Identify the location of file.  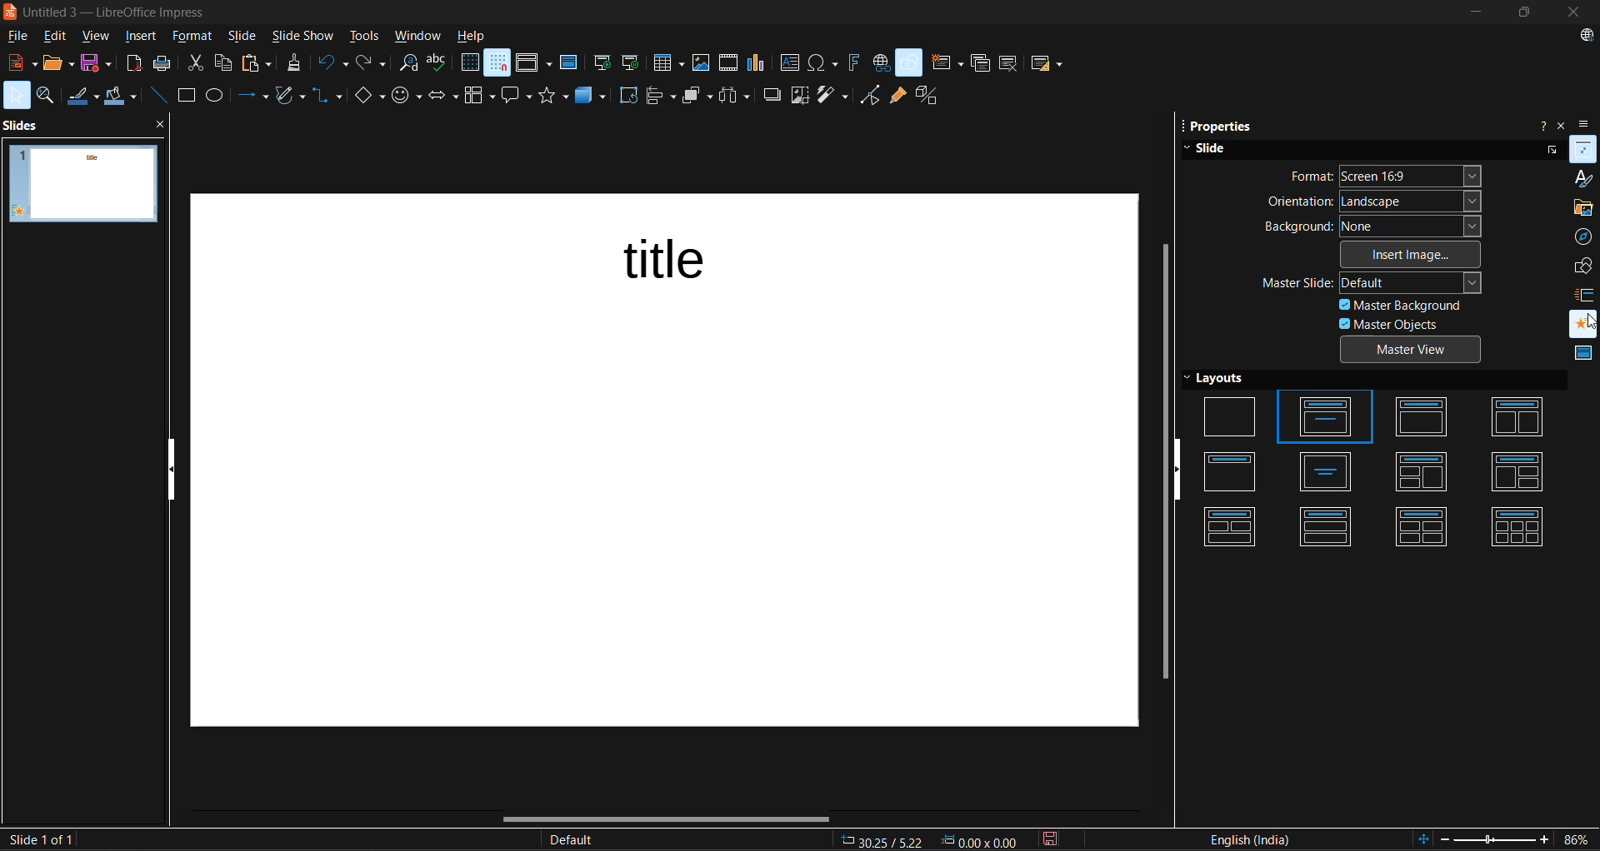
(22, 37).